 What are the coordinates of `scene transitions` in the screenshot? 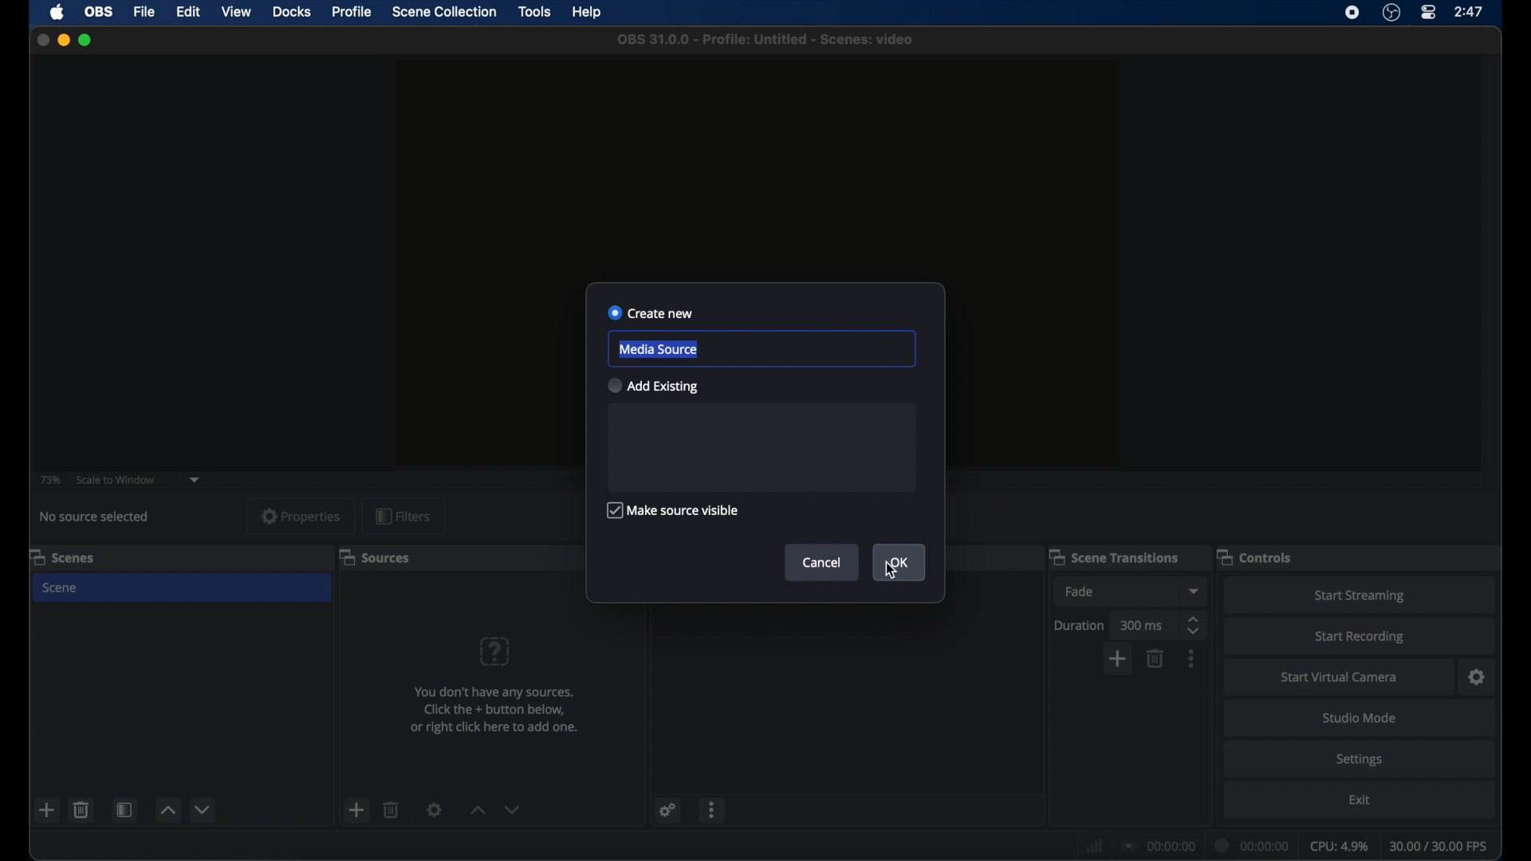 It's located at (1114, 556).